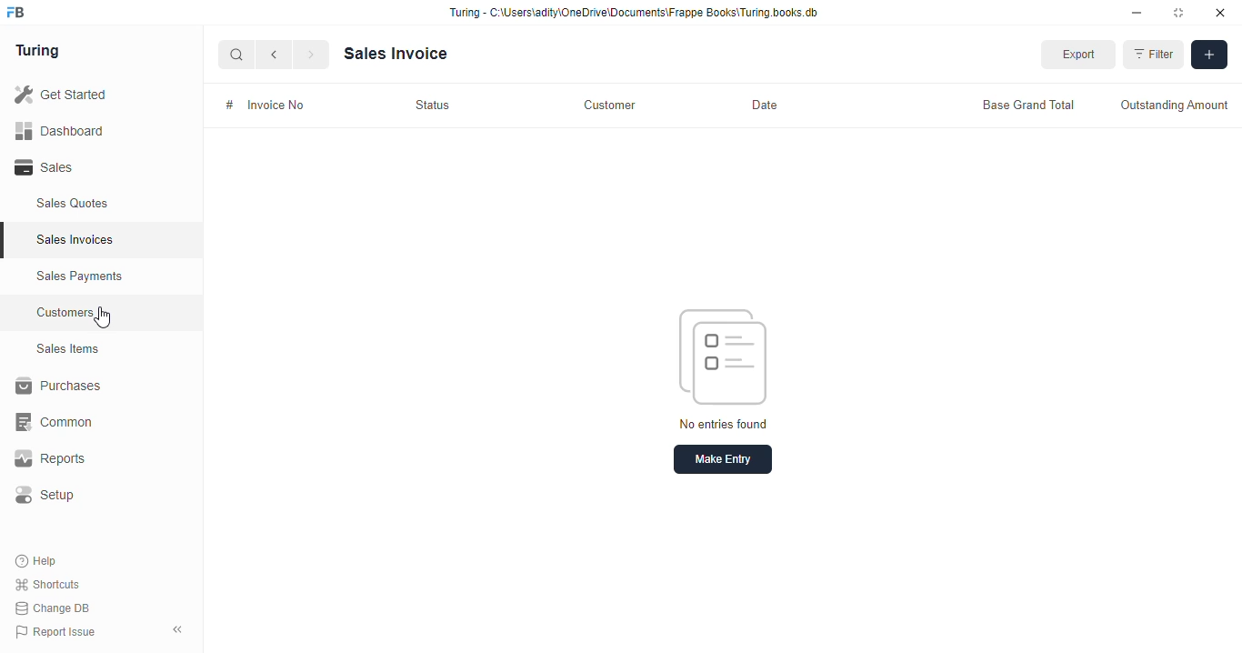  Describe the element at coordinates (107, 276) in the screenshot. I see `Sales Payments` at that location.